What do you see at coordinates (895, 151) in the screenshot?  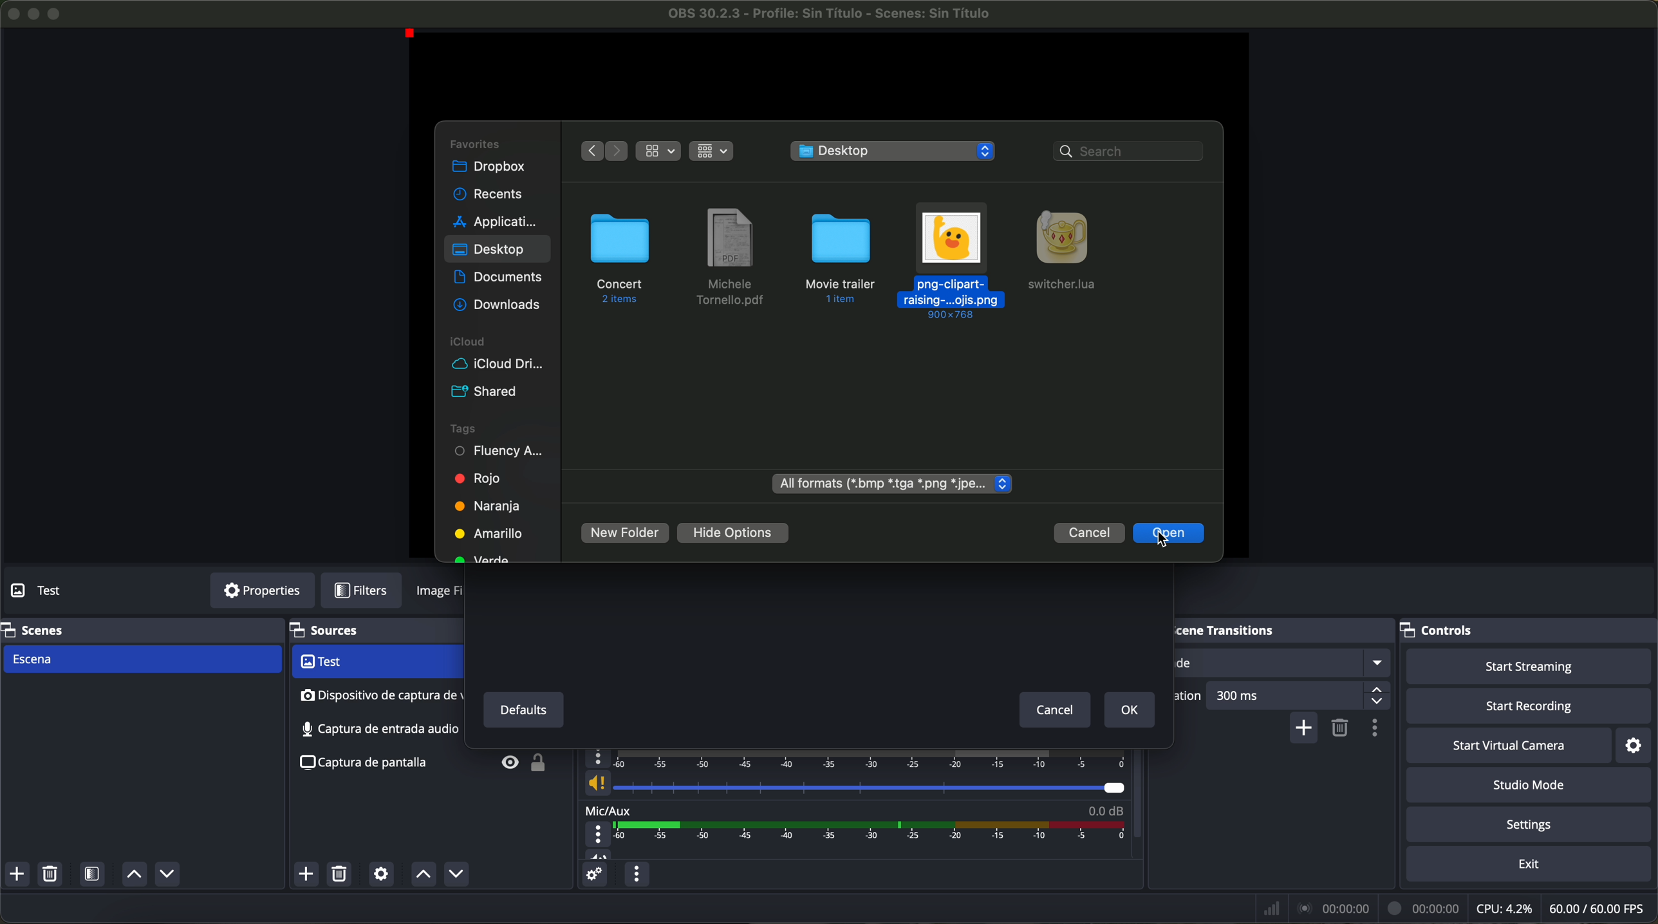 I see `desktop` at bounding box center [895, 151].